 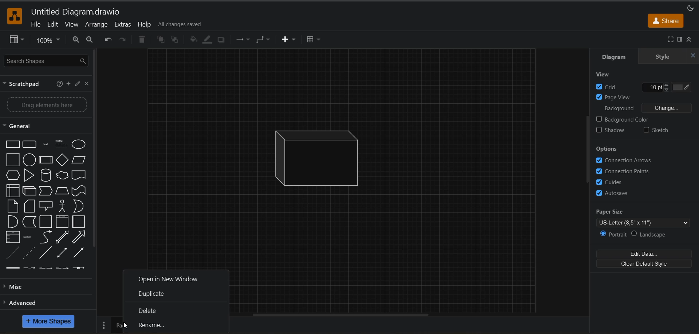 I want to click on edit data, so click(x=646, y=254).